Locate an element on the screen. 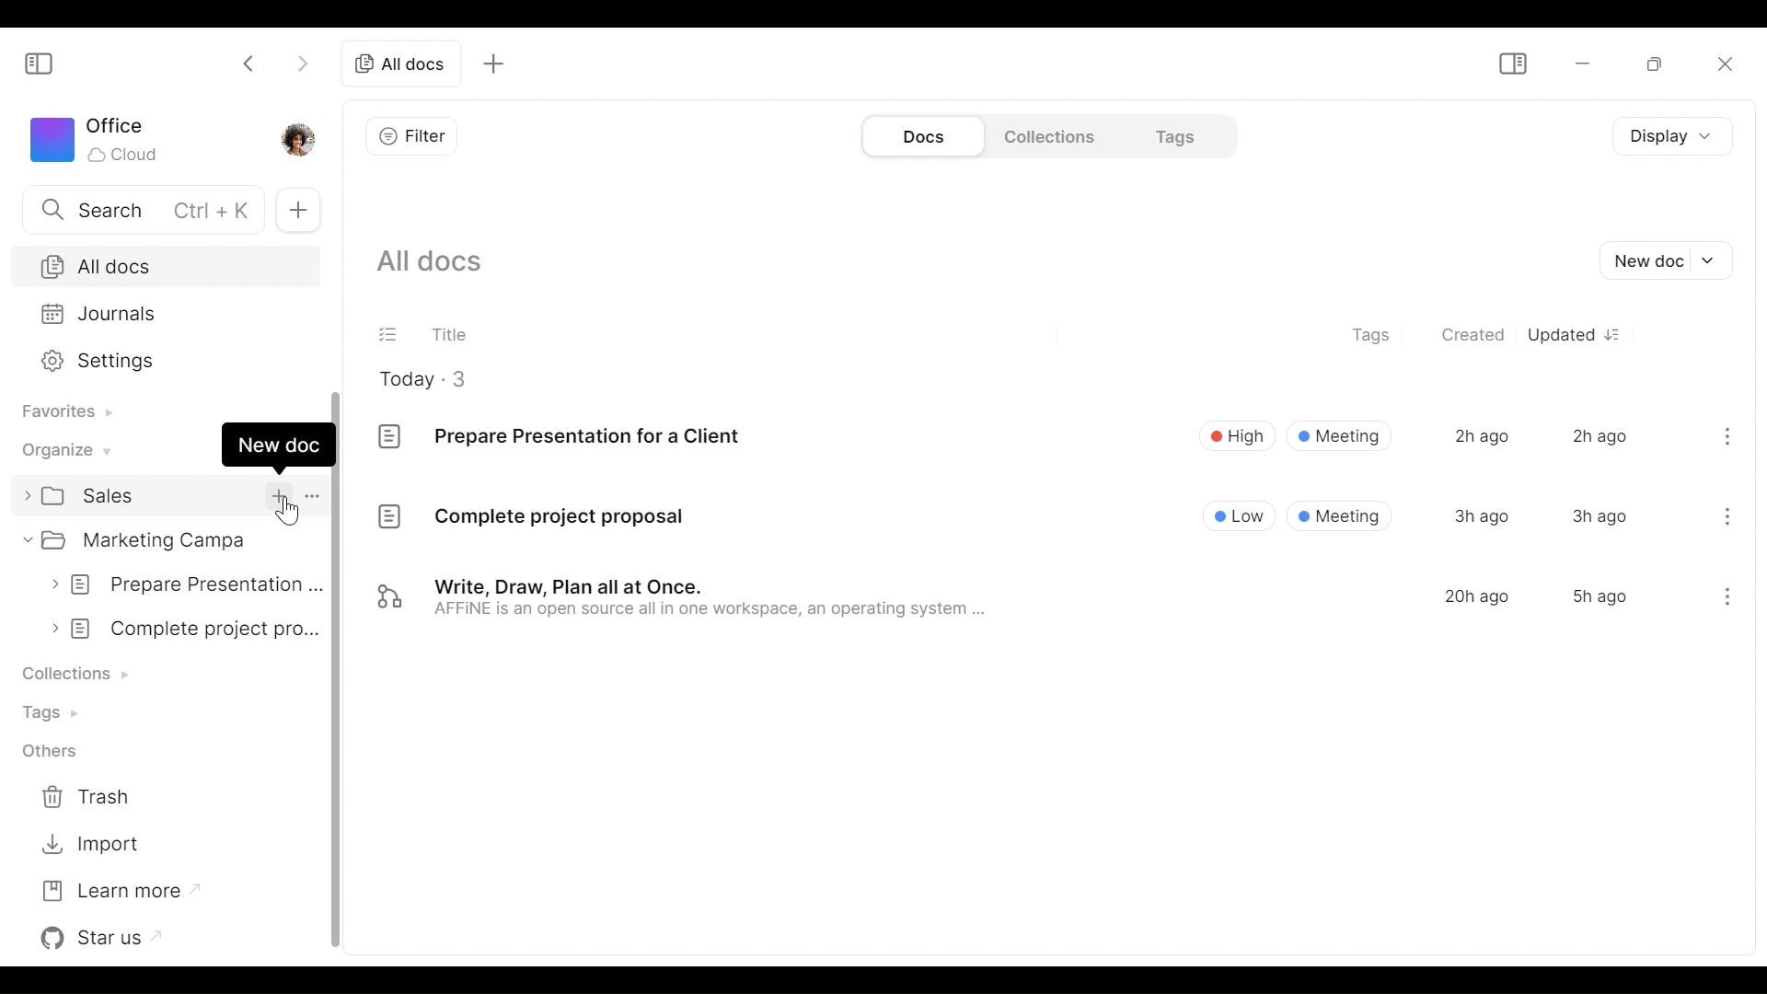 The height and width of the screenshot is (994, 1767). all docs is located at coordinates (400, 64).